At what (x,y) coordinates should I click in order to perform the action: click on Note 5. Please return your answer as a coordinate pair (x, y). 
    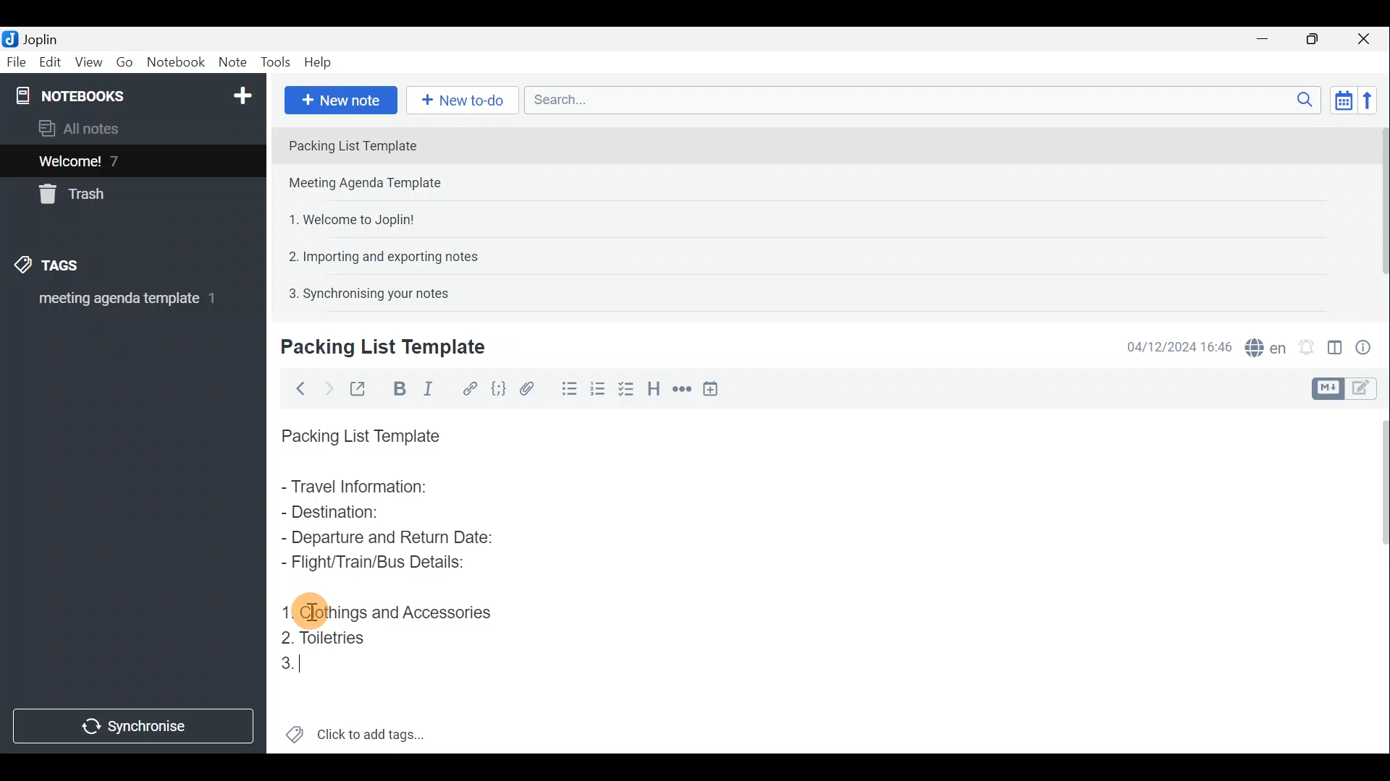
    Looking at the image, I should click on (363, 291).